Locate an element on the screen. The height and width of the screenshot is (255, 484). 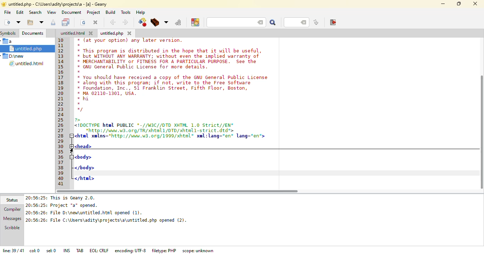
untitled.php is located at coordinates (112, 33).